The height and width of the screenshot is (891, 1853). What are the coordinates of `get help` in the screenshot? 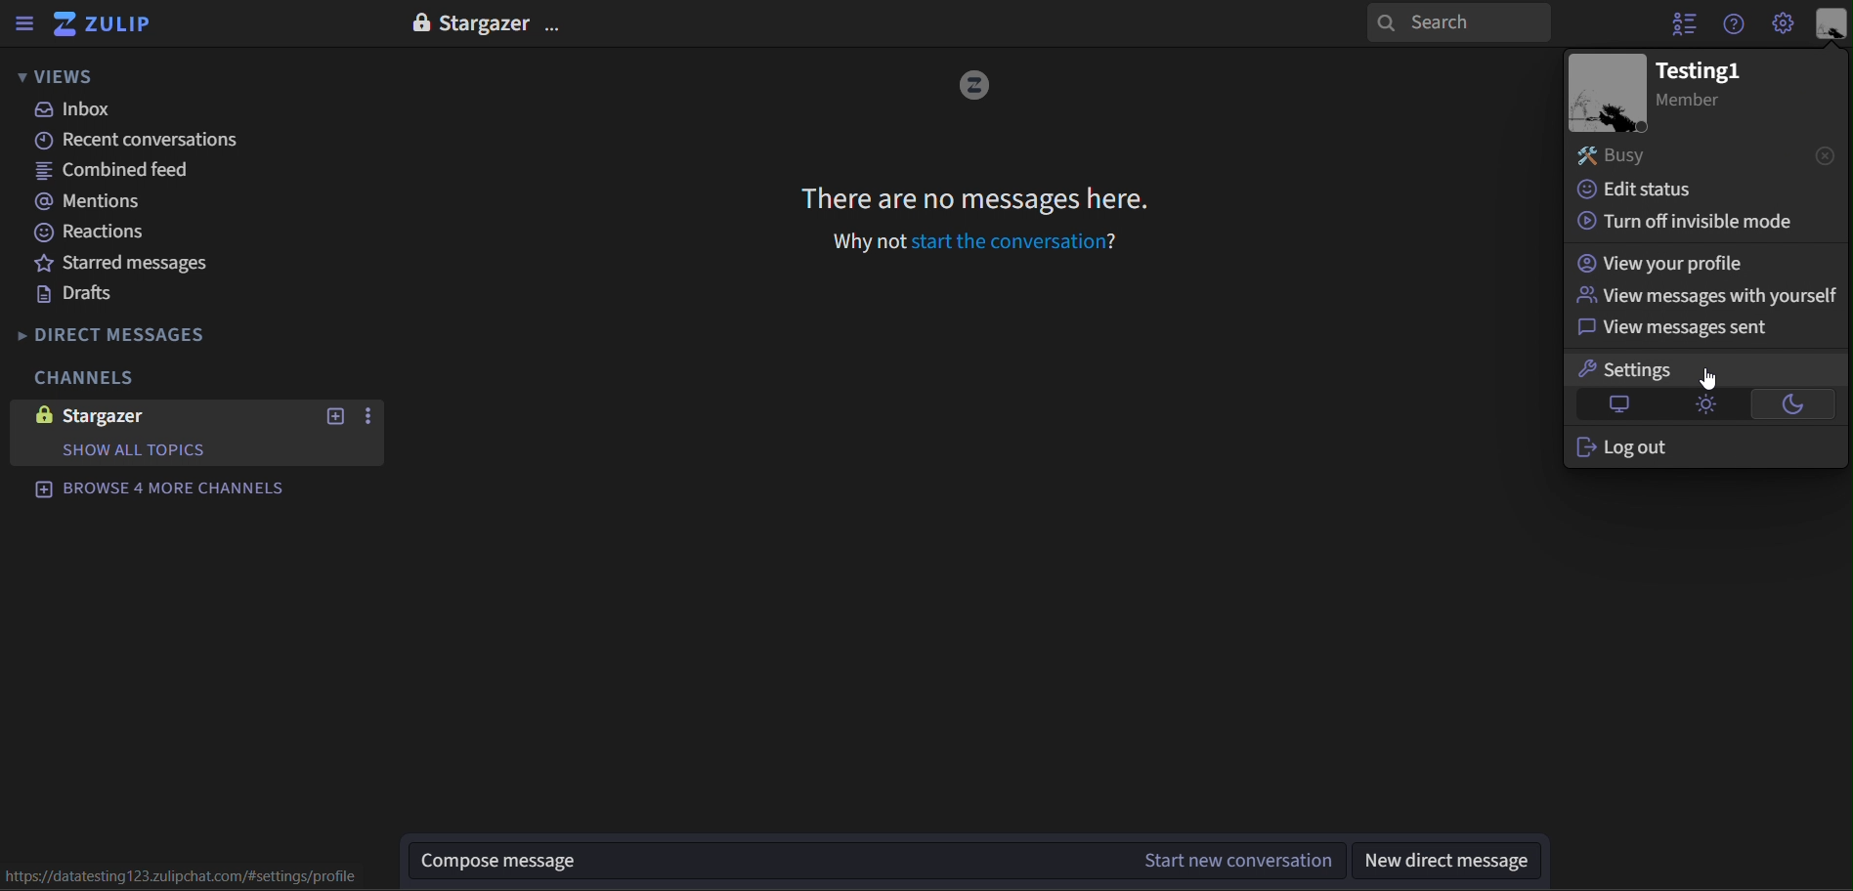 It's located at (1736, 22).